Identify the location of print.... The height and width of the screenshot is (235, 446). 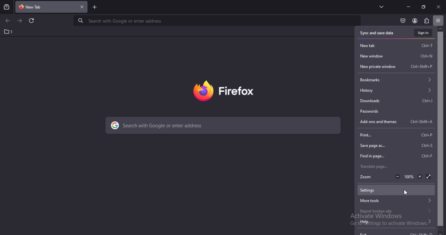
(398, 136).